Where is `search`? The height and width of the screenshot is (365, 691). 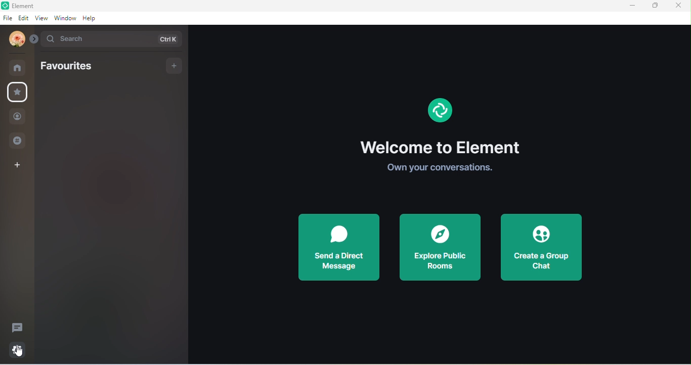 search is located at coordinates (114, 39).